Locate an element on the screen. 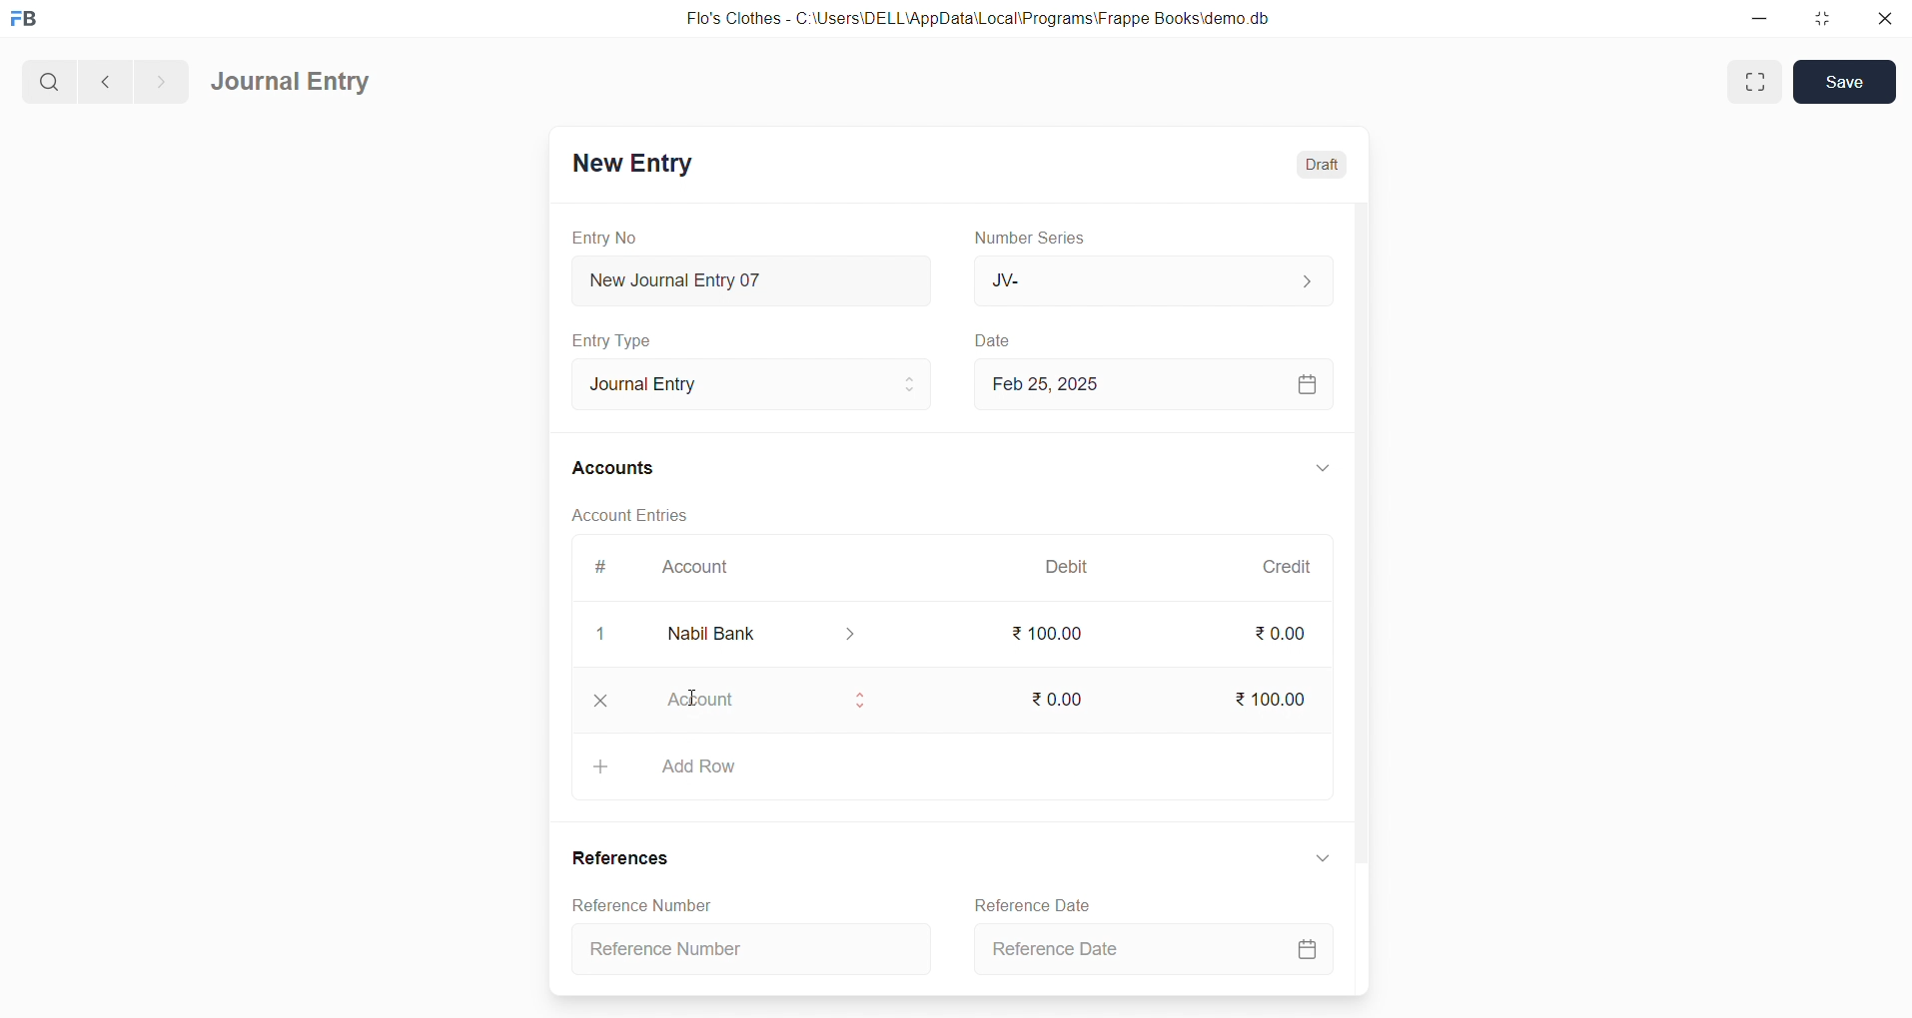  New Entry is located at coordinates (631, 163).